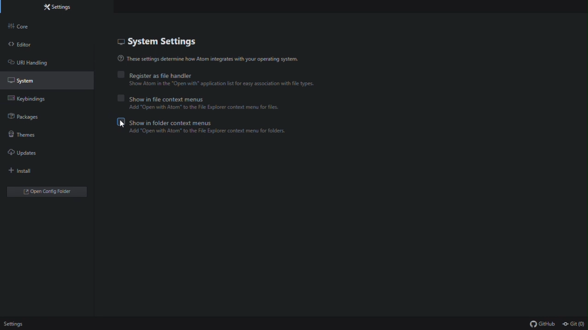 This screenshot has width=588, height=330. What do you see at coordinates (52, 24) in the screenshot?
I see `Core ` at bounding box center [52, 24].